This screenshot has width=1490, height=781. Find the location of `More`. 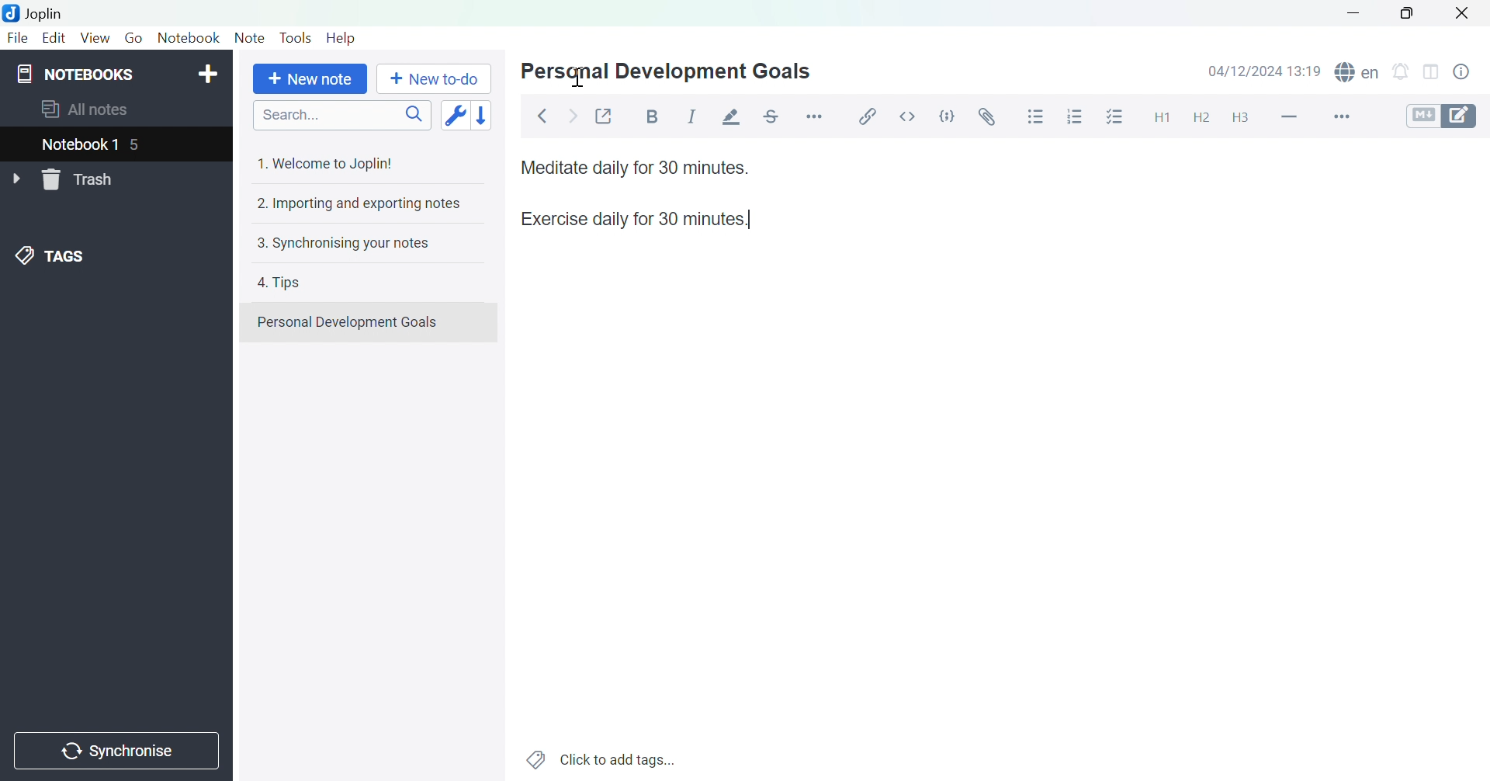

More is located at coordinates (1347, 116).